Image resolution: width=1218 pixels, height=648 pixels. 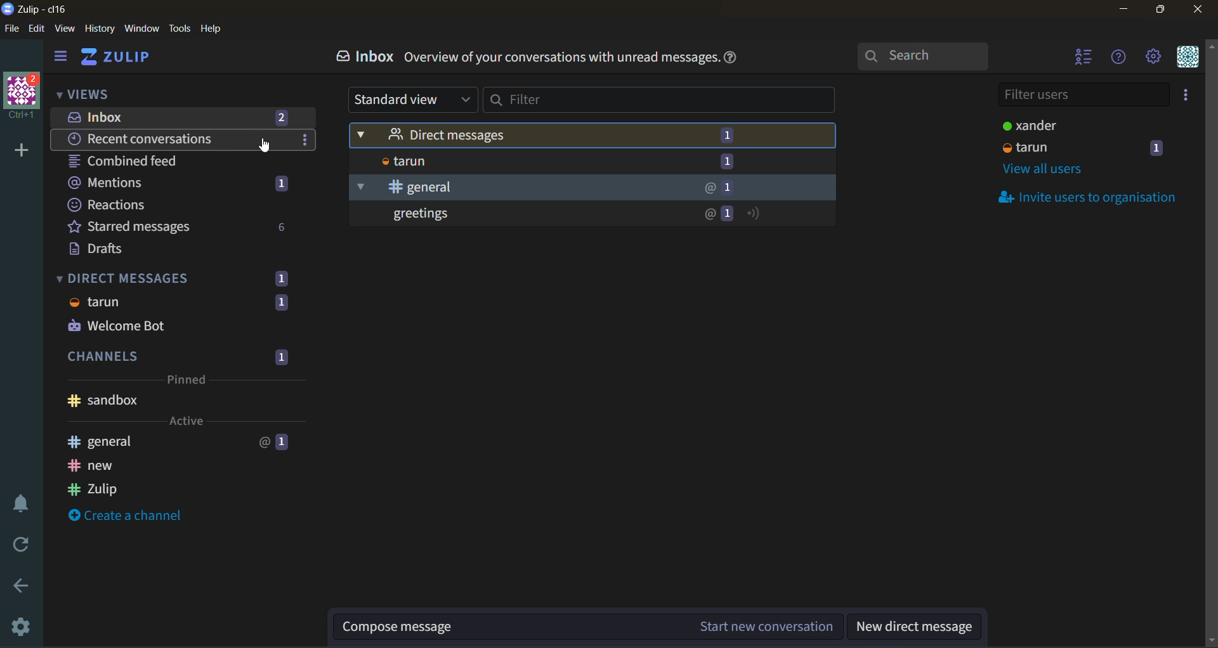 What do you see at coordinates (188, 380) in the screenshot?
I see `pinned` at bounding box center [188, 380].